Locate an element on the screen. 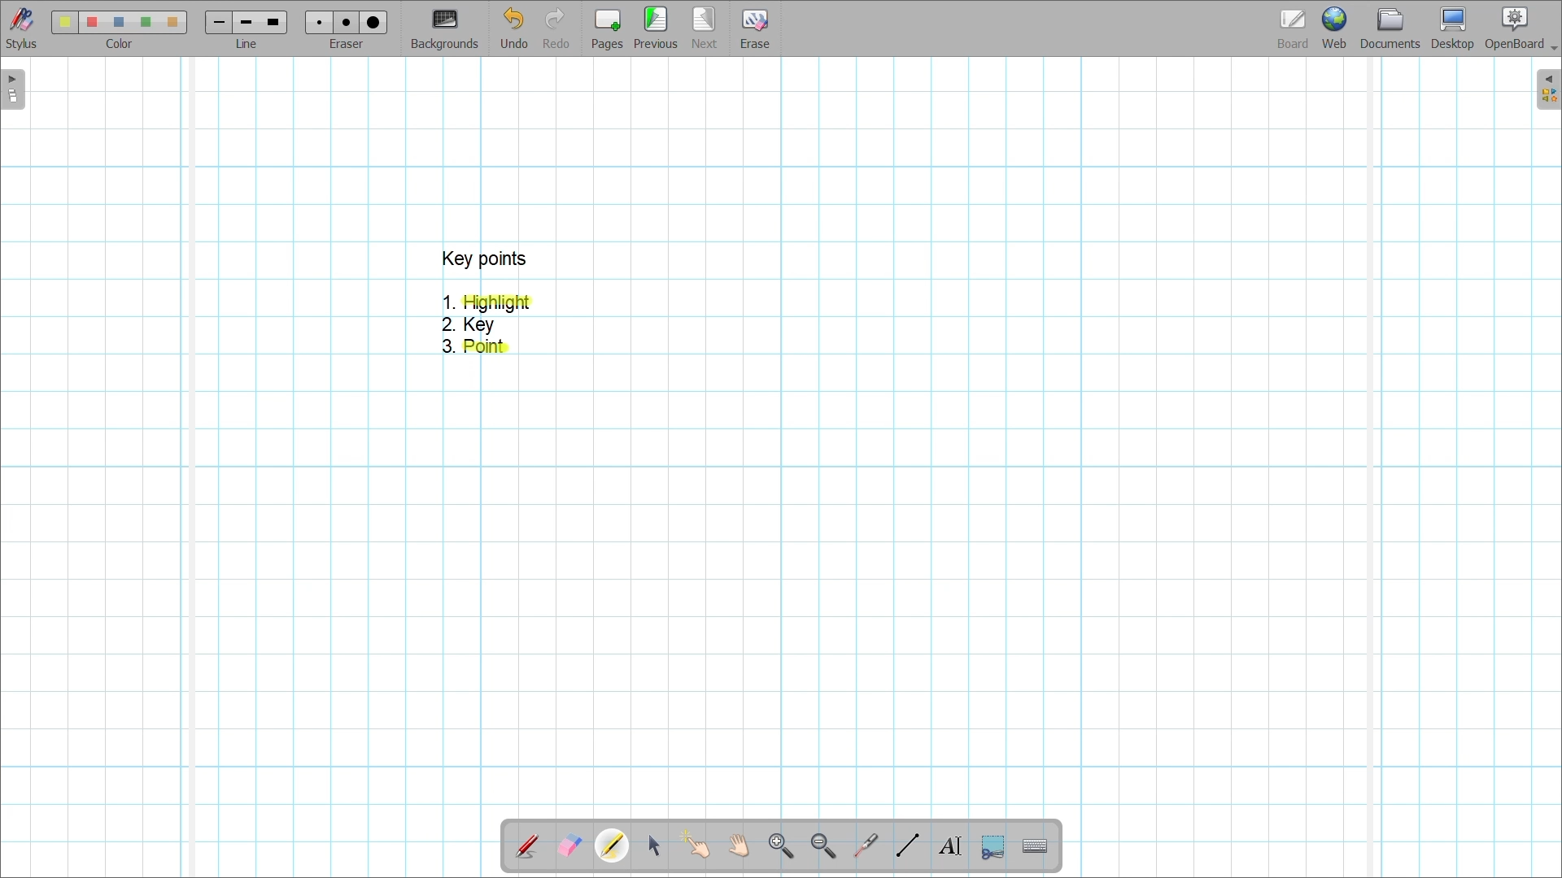 The height and width of the screenshot is (878, 1562). color 2 is located at coordinates (91, 23).